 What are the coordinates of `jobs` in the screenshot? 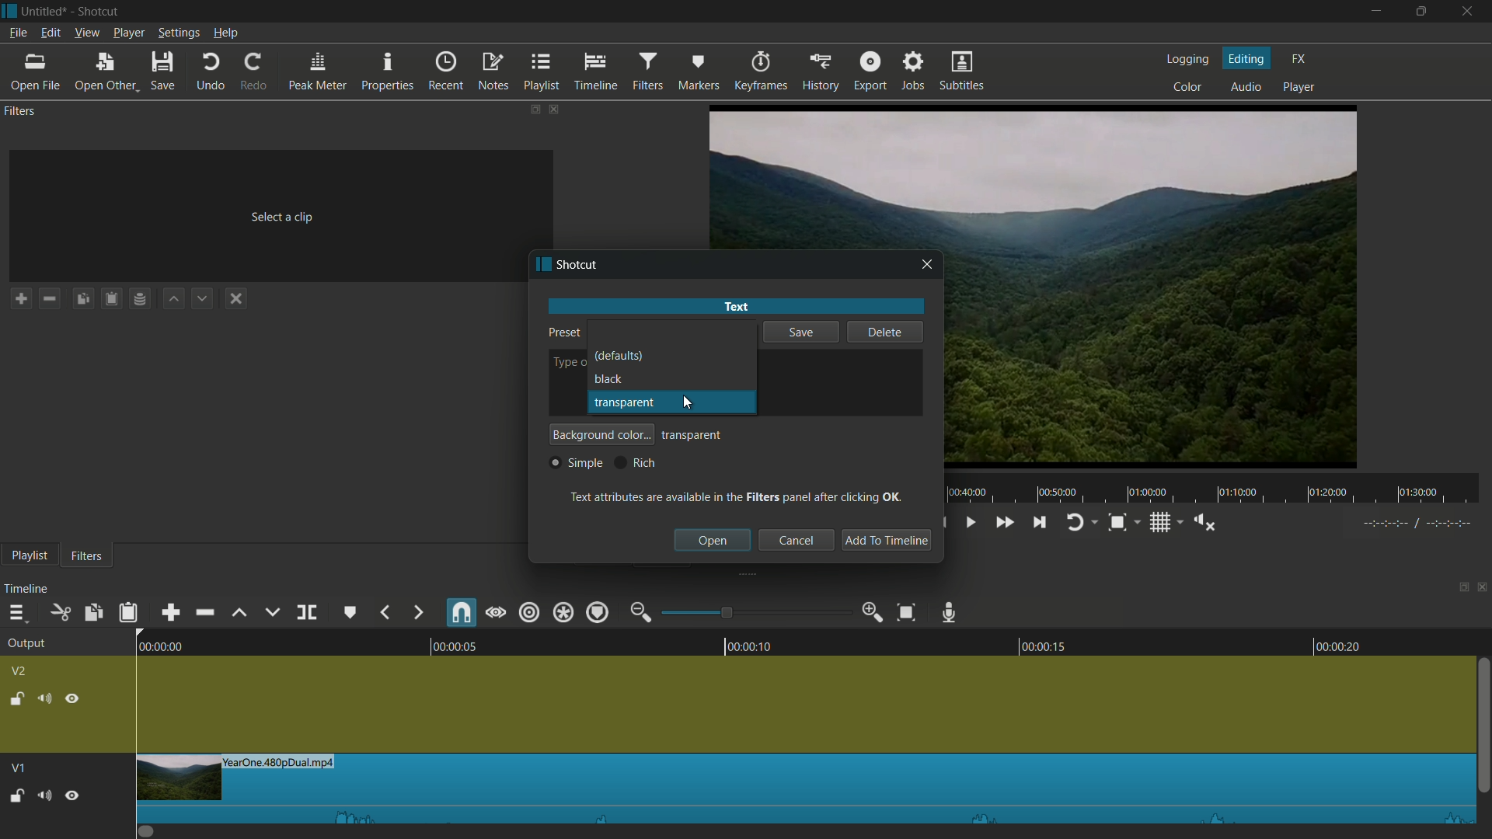 It's located at (915, 72).